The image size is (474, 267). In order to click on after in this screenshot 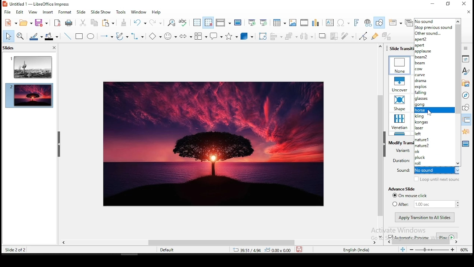, I will do `click(425, 204)`.